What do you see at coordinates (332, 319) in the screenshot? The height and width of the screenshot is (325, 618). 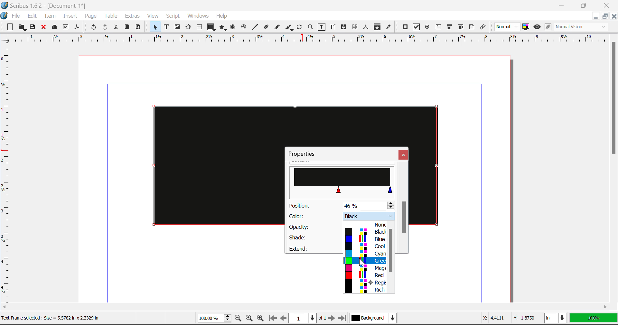 I see `Next Page` at bounding box center [332, 319].